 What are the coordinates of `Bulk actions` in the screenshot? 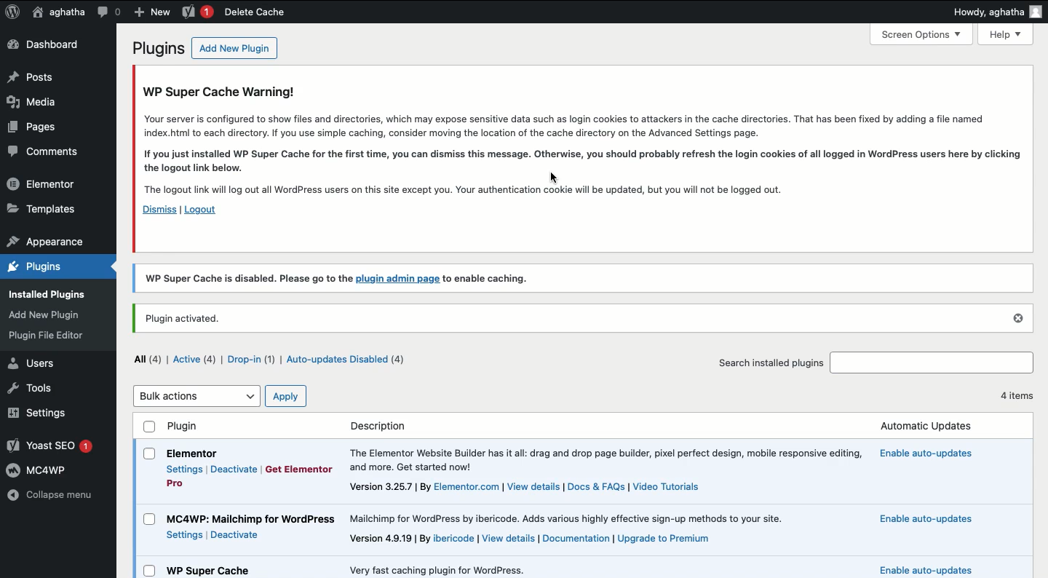 It's located at (196, 395).